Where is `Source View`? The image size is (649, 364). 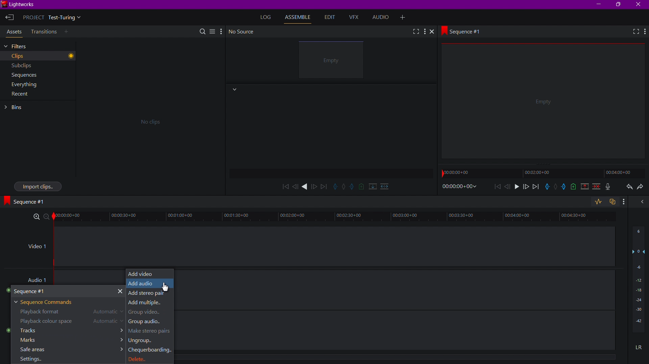
Source View is located at coordinates (333, 61).